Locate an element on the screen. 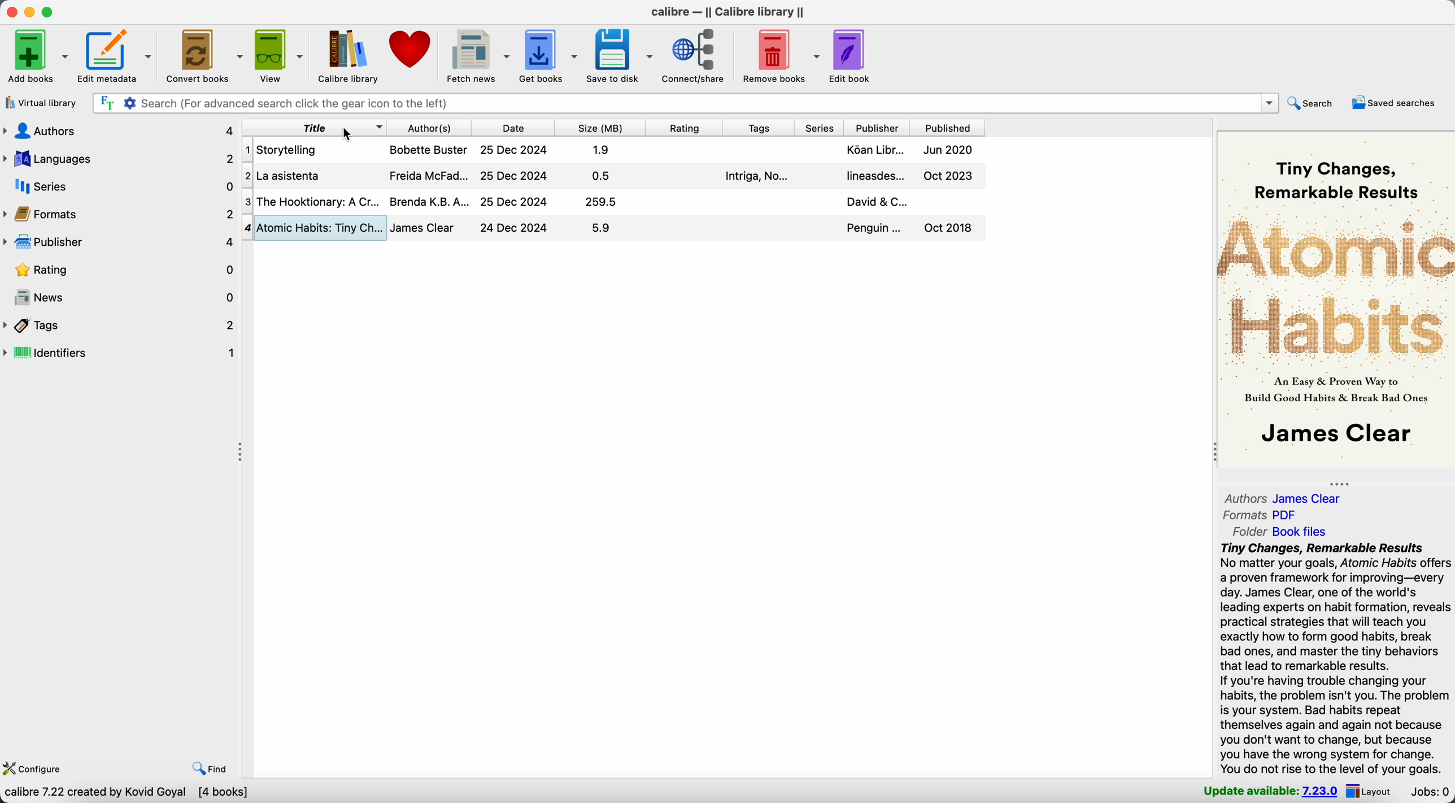  calibre library is located at coordinates (349, 58).